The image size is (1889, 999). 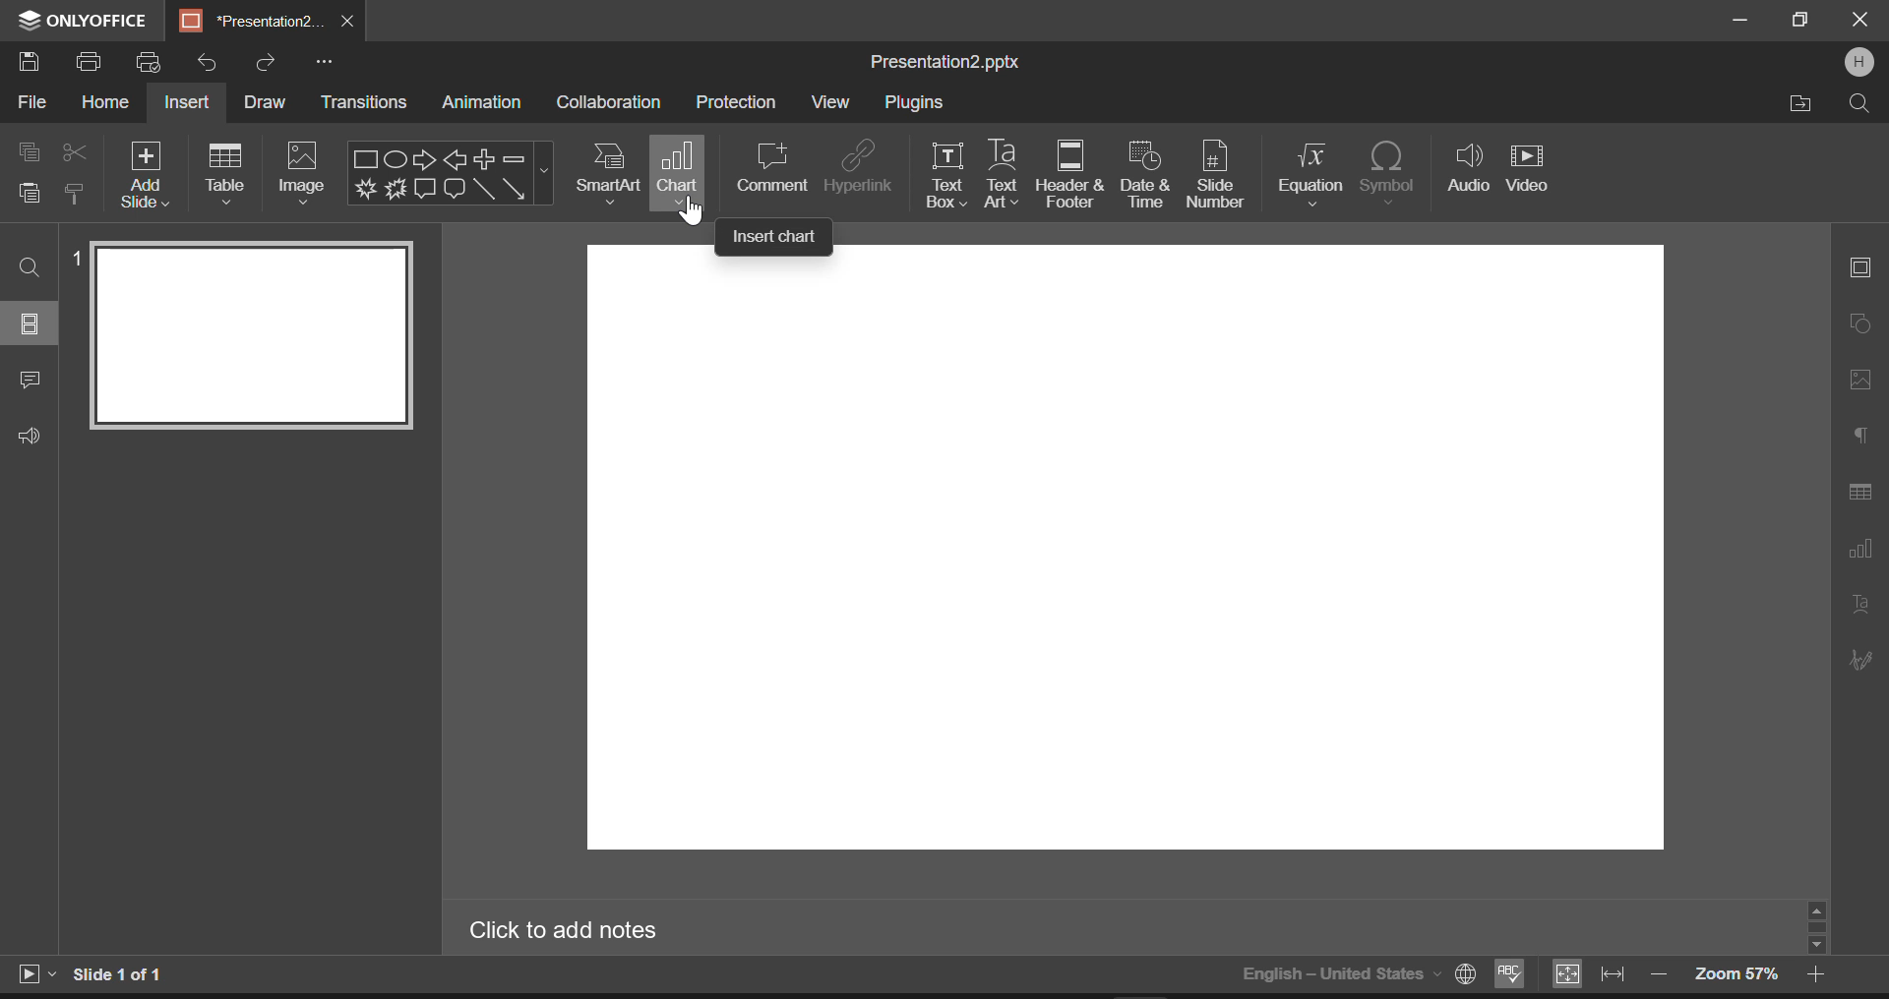 What do you see at coordinates (767, 168) in the screenshot?
I see `Comment` at bounding box center [767, 168].